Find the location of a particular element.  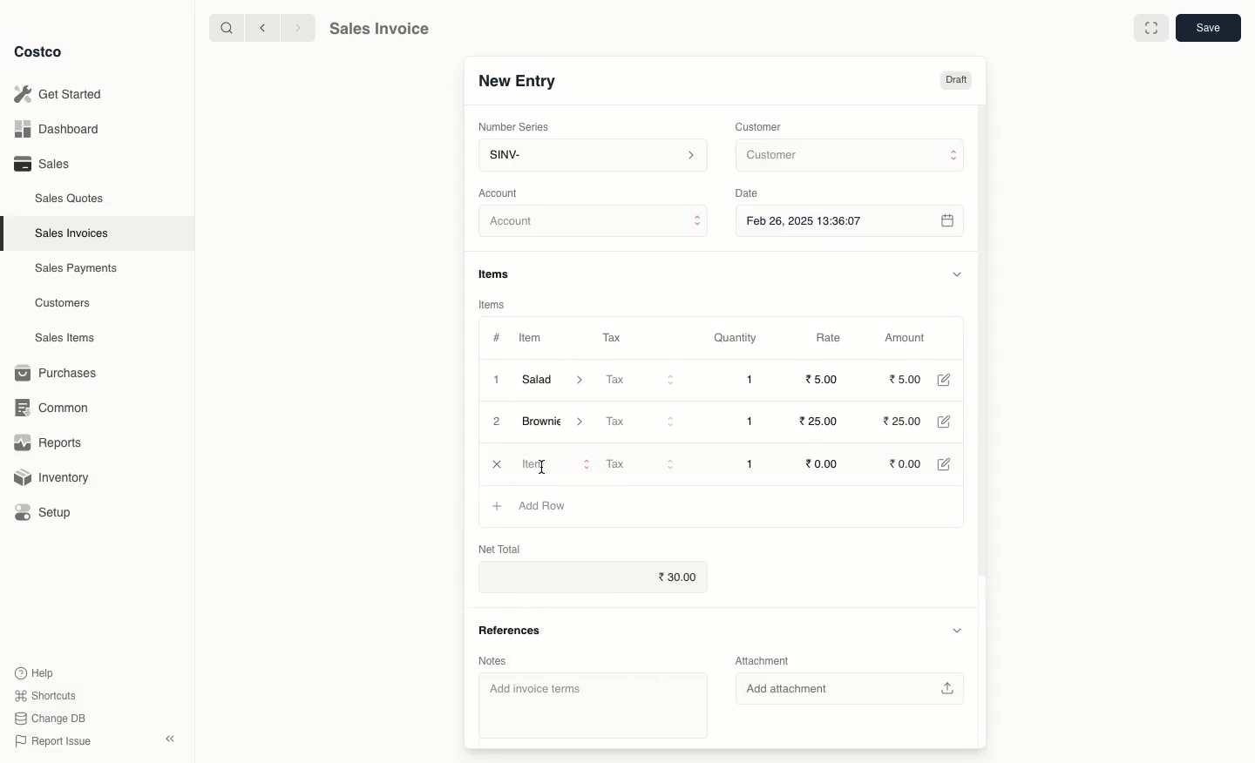

Edit is located at coordinates (946, 422).